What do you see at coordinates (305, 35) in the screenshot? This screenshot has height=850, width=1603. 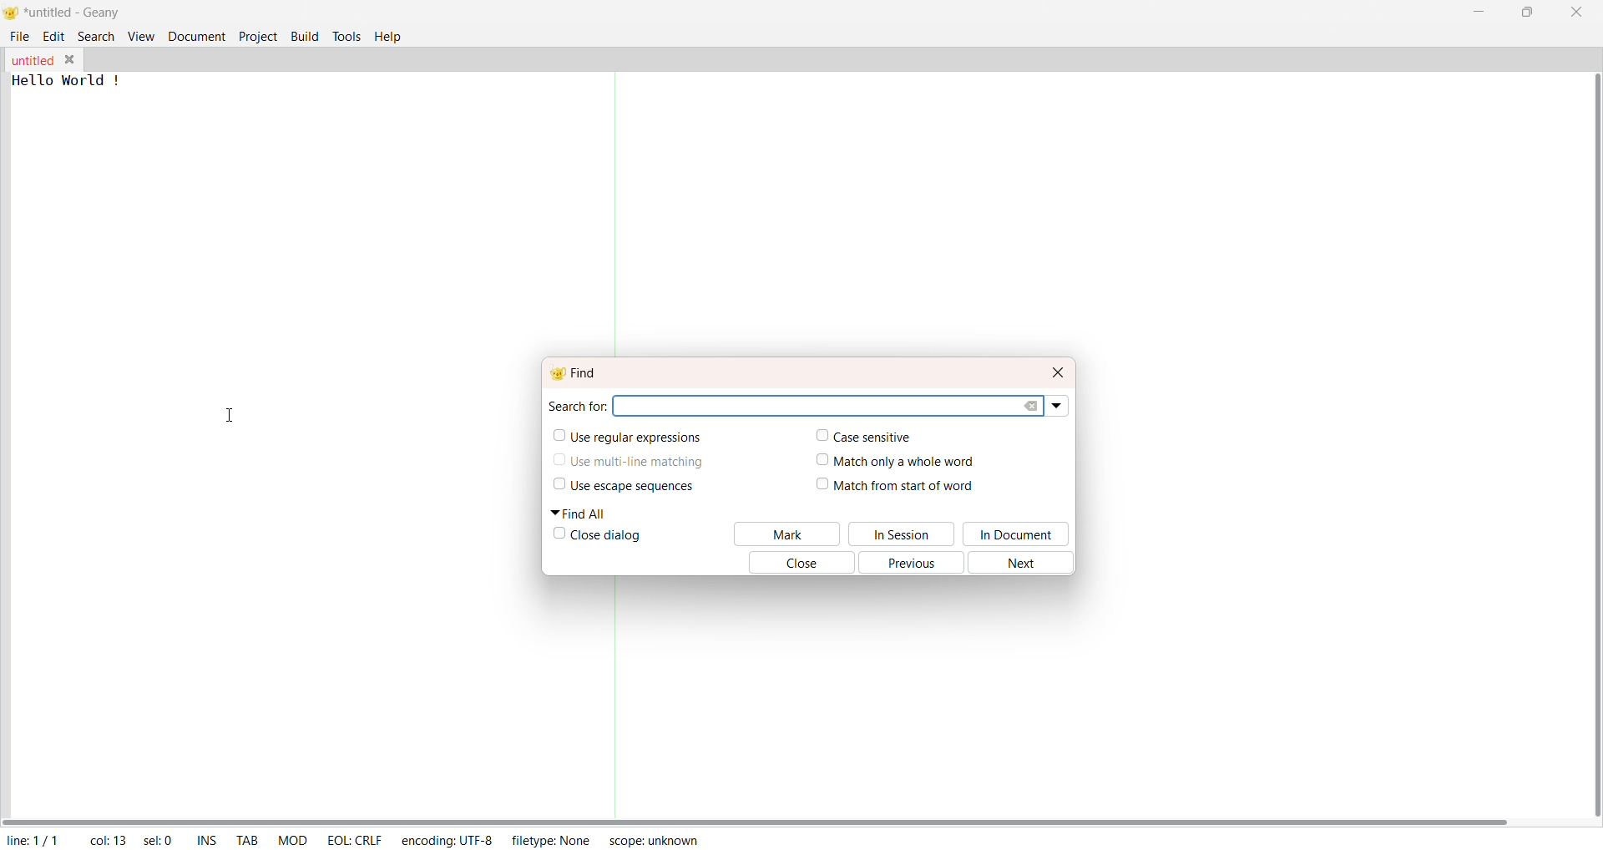 I see `Build` at bounding box center [305, 35].